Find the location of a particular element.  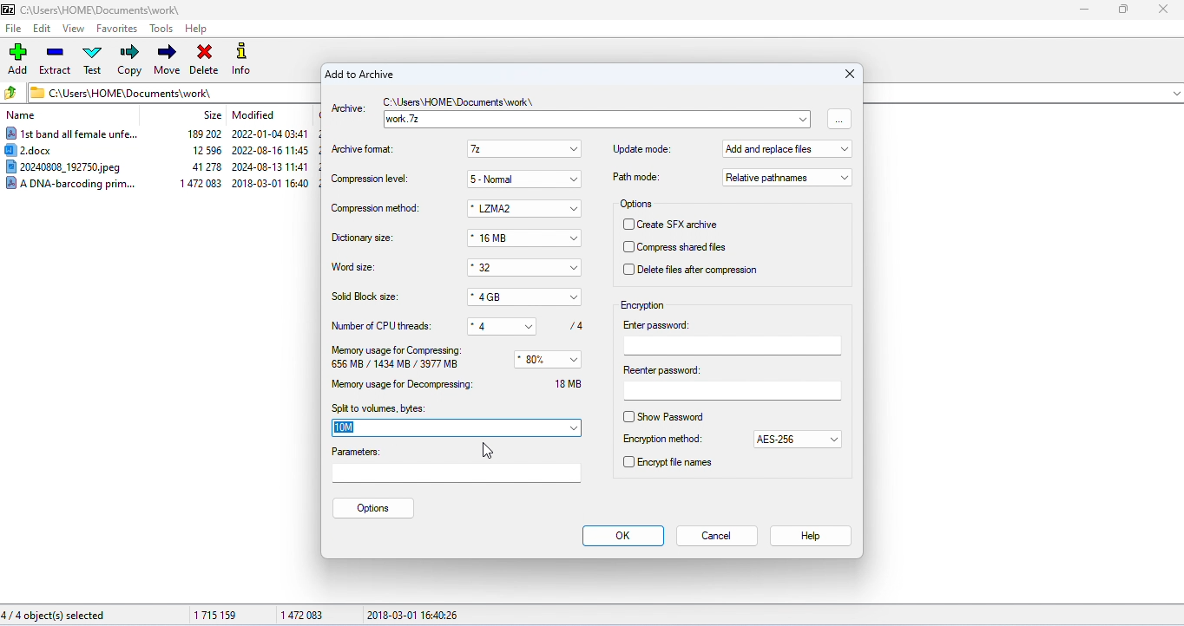

close is located at coordinates (845, 75).